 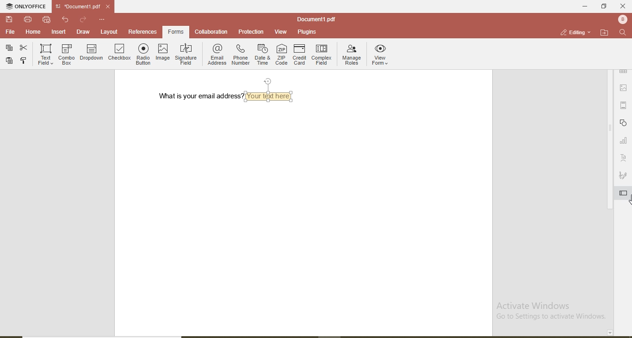 What do you see at coordinates (59, 32) in the screenshot?
I see `insert` at bounding box center [59, 32].